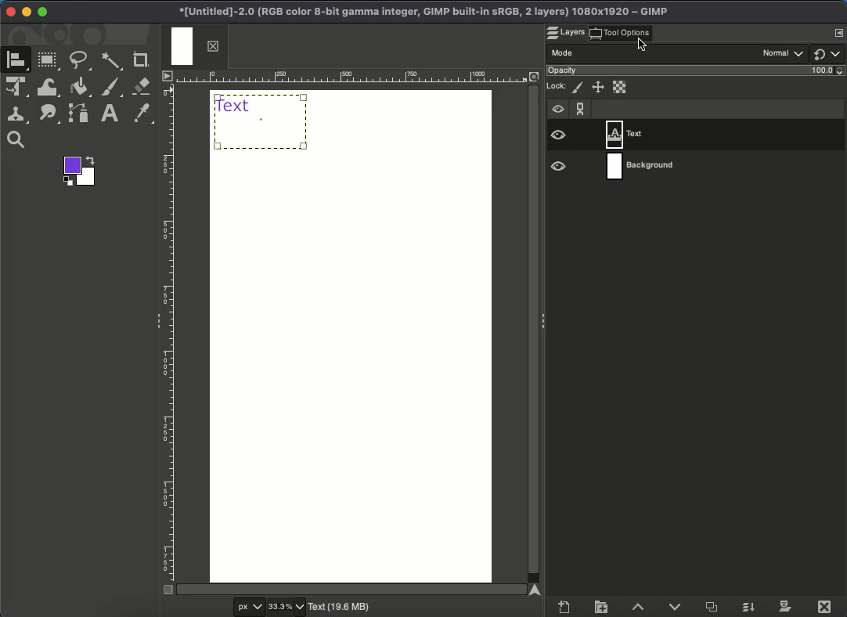 This screenshot has width=847, height=617. What do you see at coordinates (193, 47) in the screenshot?
I see `Tab` at bounding box center [193, 47].